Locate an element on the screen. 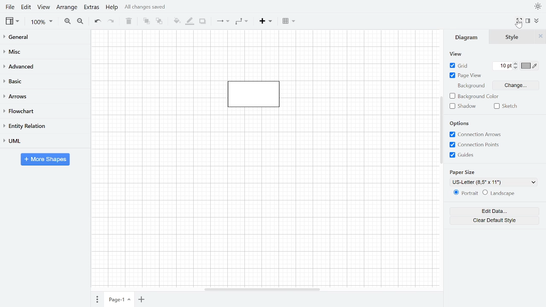  Fill line is located at coordinates (189, 22).